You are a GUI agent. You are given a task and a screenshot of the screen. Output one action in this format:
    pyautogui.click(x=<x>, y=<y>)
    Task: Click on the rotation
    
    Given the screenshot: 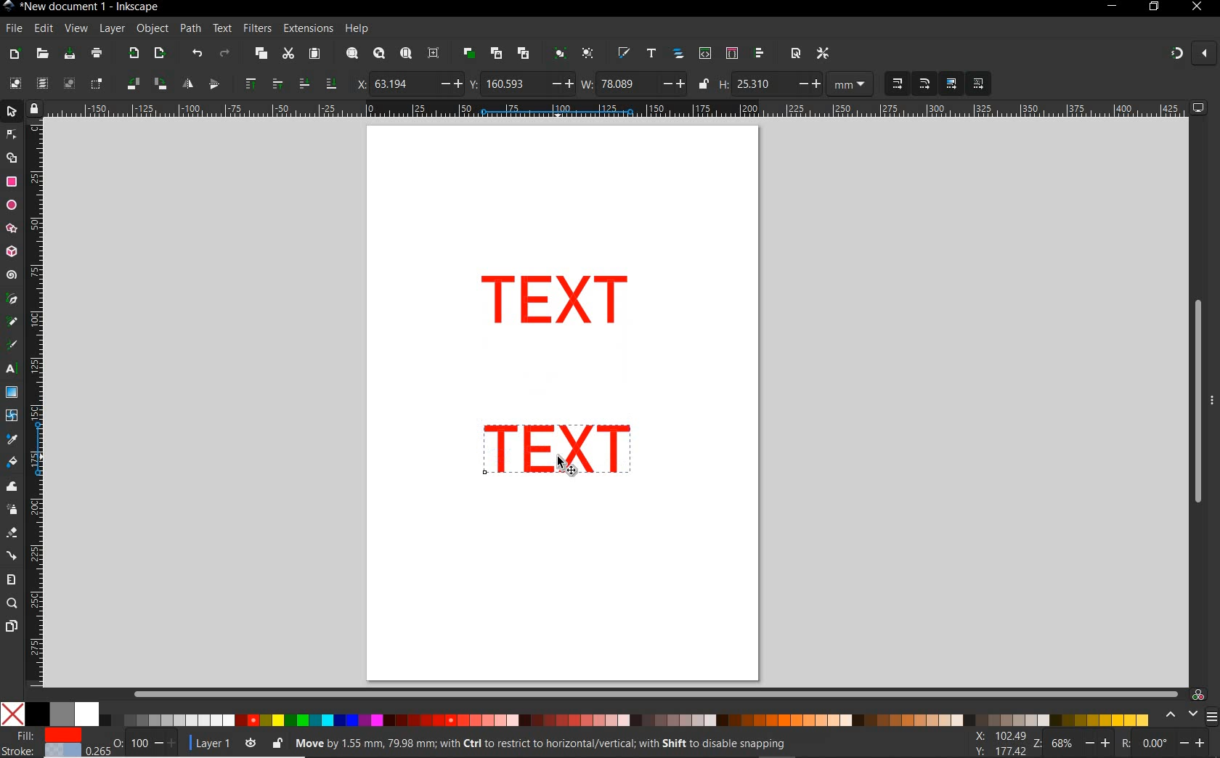 What is the action you would take?
    pyautogui.click(x=1165, y=742)
    